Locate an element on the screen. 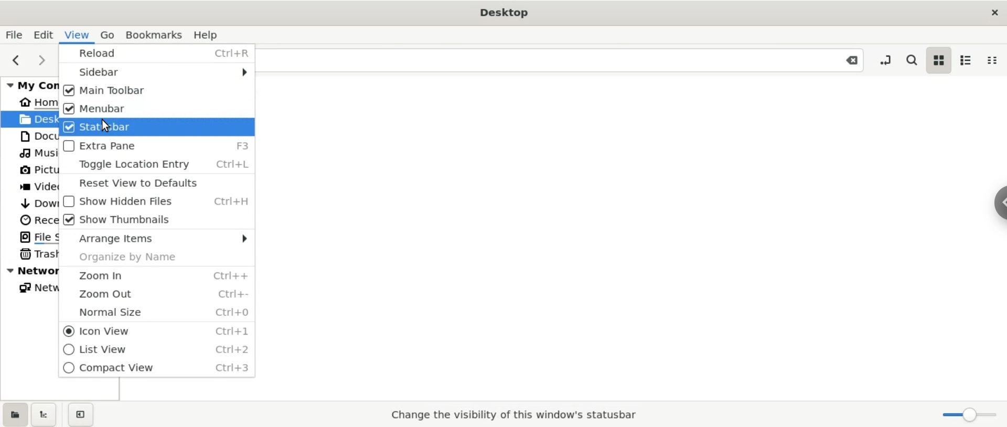  Organize by Name is located at coordinates (155, 257).